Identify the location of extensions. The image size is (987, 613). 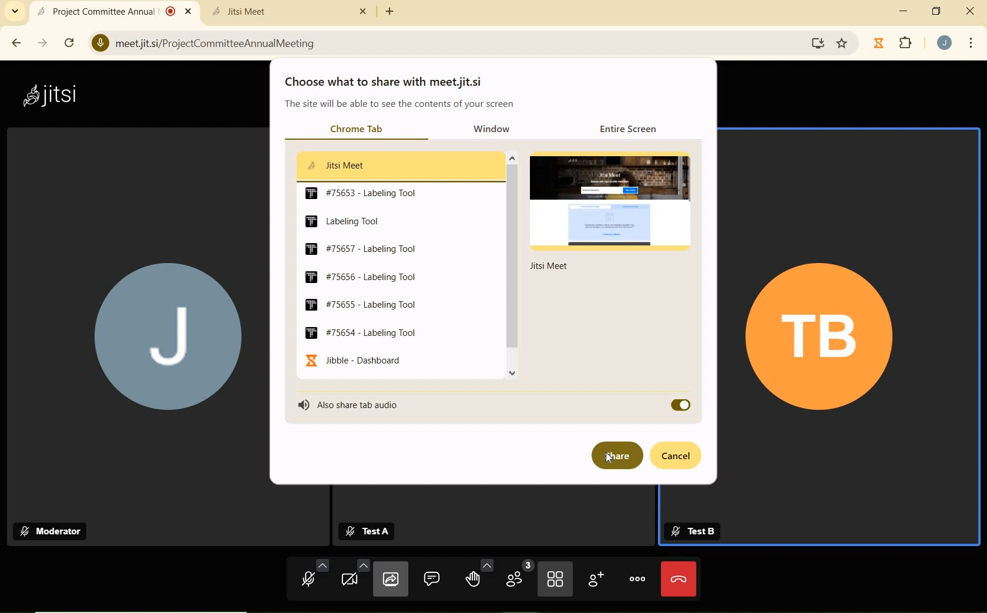
(907, 44).